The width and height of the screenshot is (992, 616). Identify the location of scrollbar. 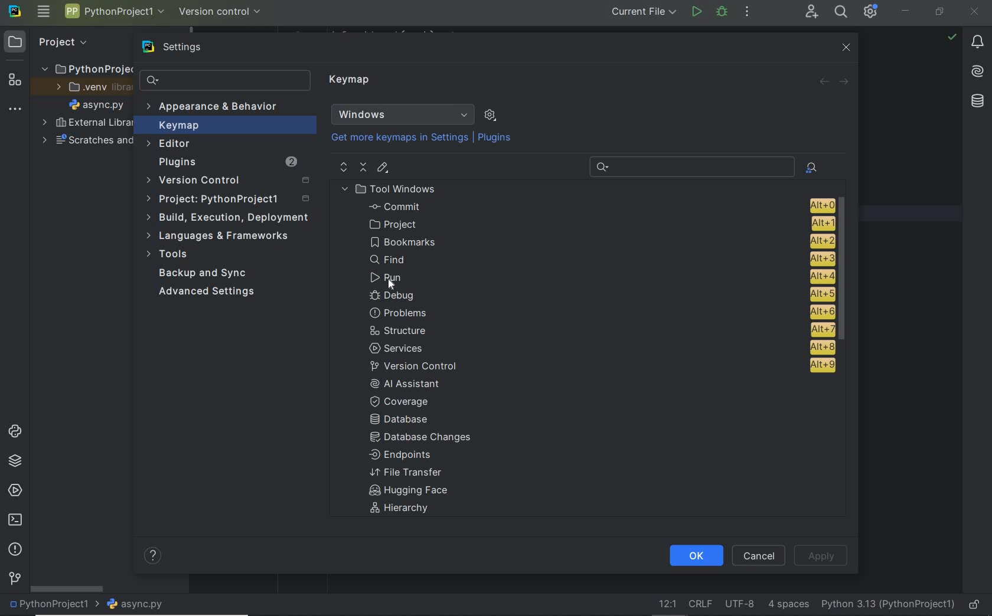
(66, 588).